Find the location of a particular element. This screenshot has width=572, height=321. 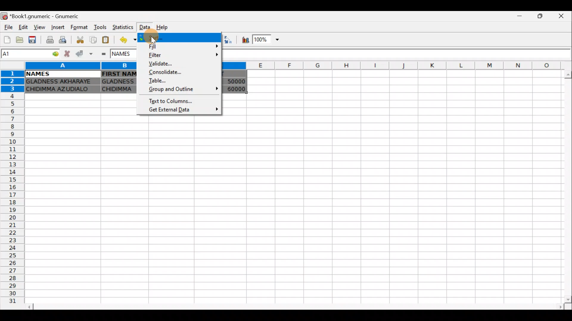

Copy selection is located at coordinates (93, 40).